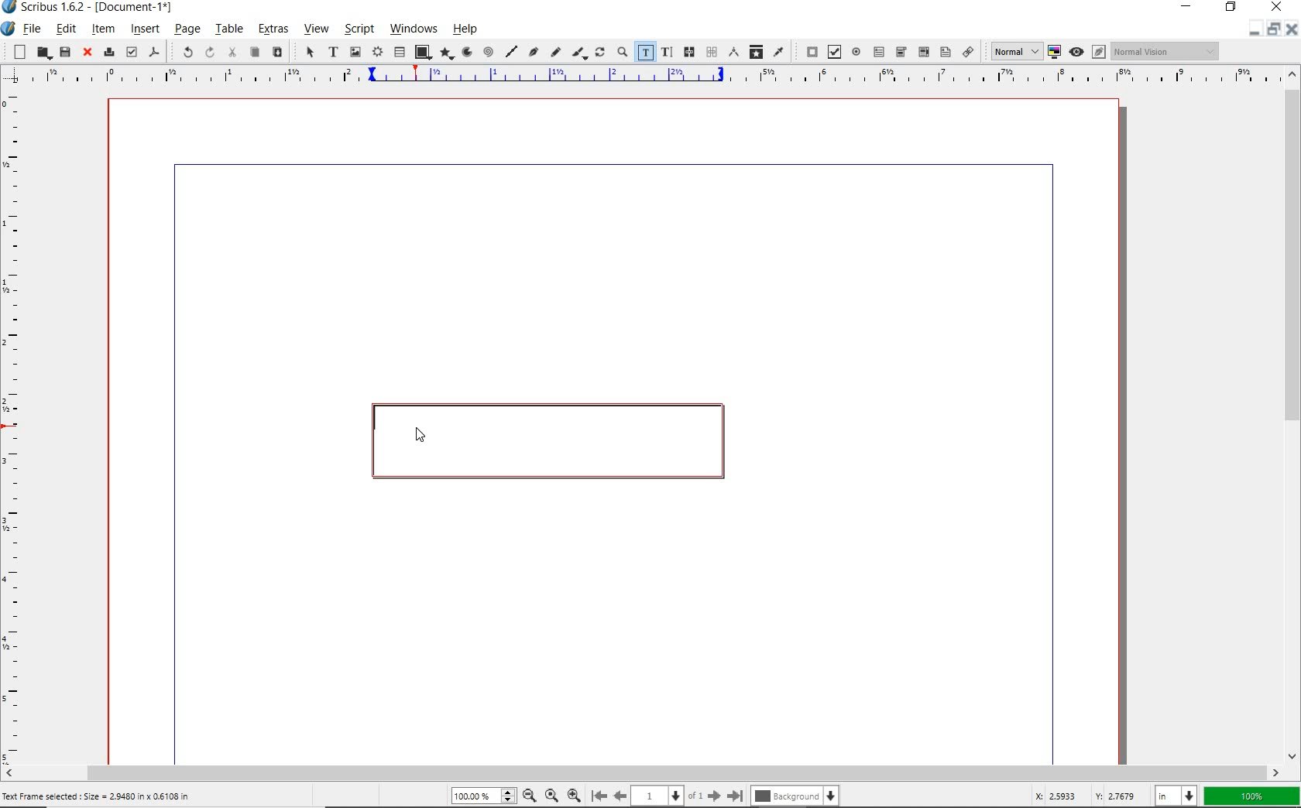 The width and height of the screenshot is (1301, 808). I want to click on Restore down, so click(1252, 30).